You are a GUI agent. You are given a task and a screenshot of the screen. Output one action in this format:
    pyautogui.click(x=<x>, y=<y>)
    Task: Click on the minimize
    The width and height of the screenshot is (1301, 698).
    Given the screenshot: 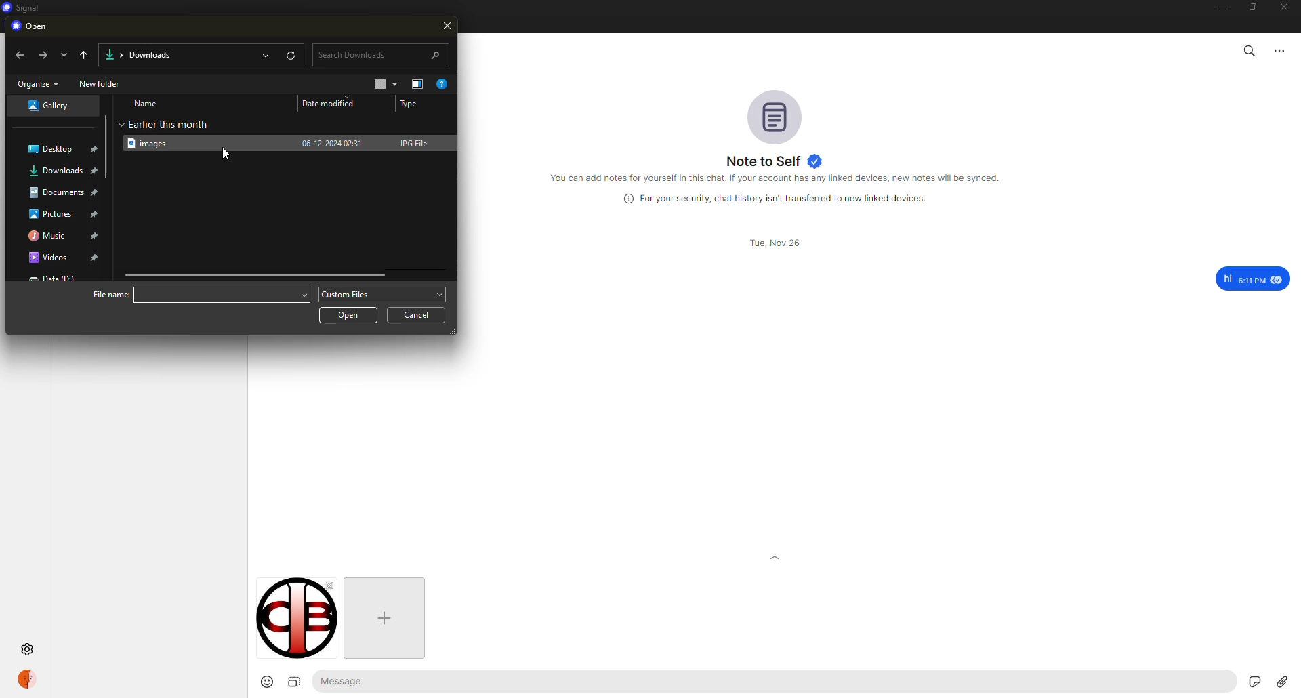 What is the action you would take?
    pyautogui.click(x=1216, y=7)
    